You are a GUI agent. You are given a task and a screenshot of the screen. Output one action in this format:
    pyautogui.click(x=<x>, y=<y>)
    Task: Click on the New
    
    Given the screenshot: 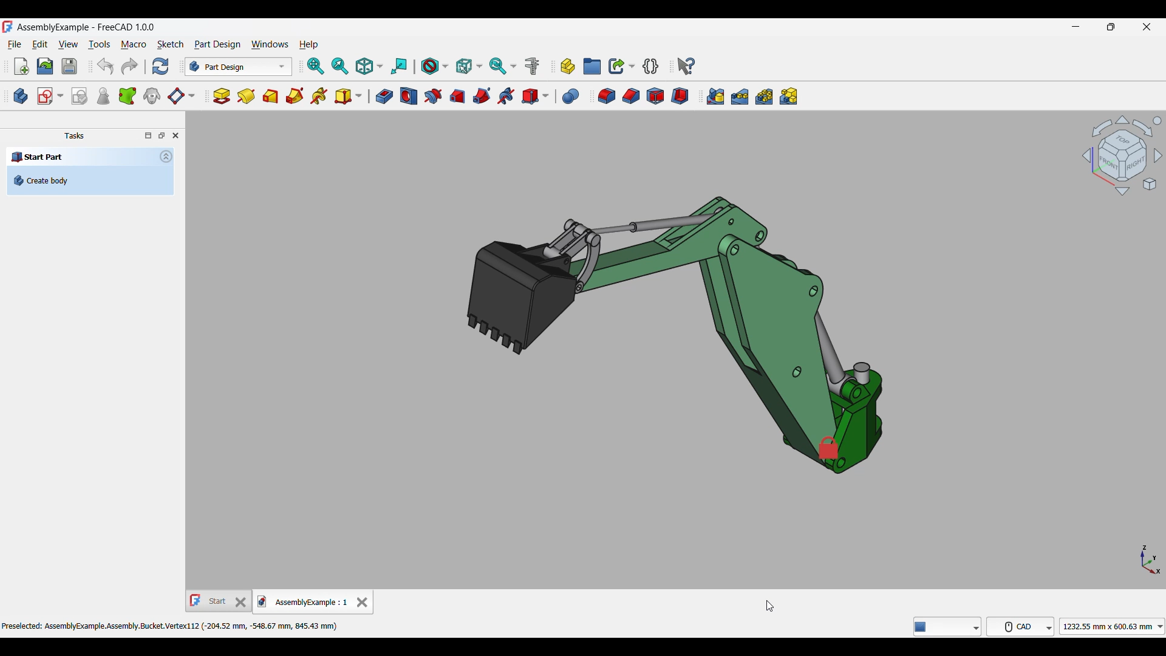 What is the action you would take?
    pyautogui.click(x=22, y=66)
    